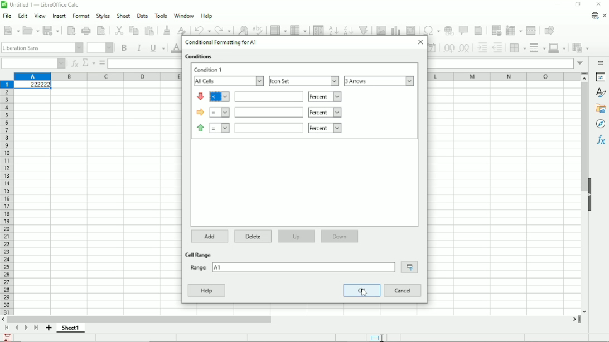 This screenshot has width=609, height=342. Describe the element at coordinates (362, 290) in the screenshot. I see `OK` at that location.